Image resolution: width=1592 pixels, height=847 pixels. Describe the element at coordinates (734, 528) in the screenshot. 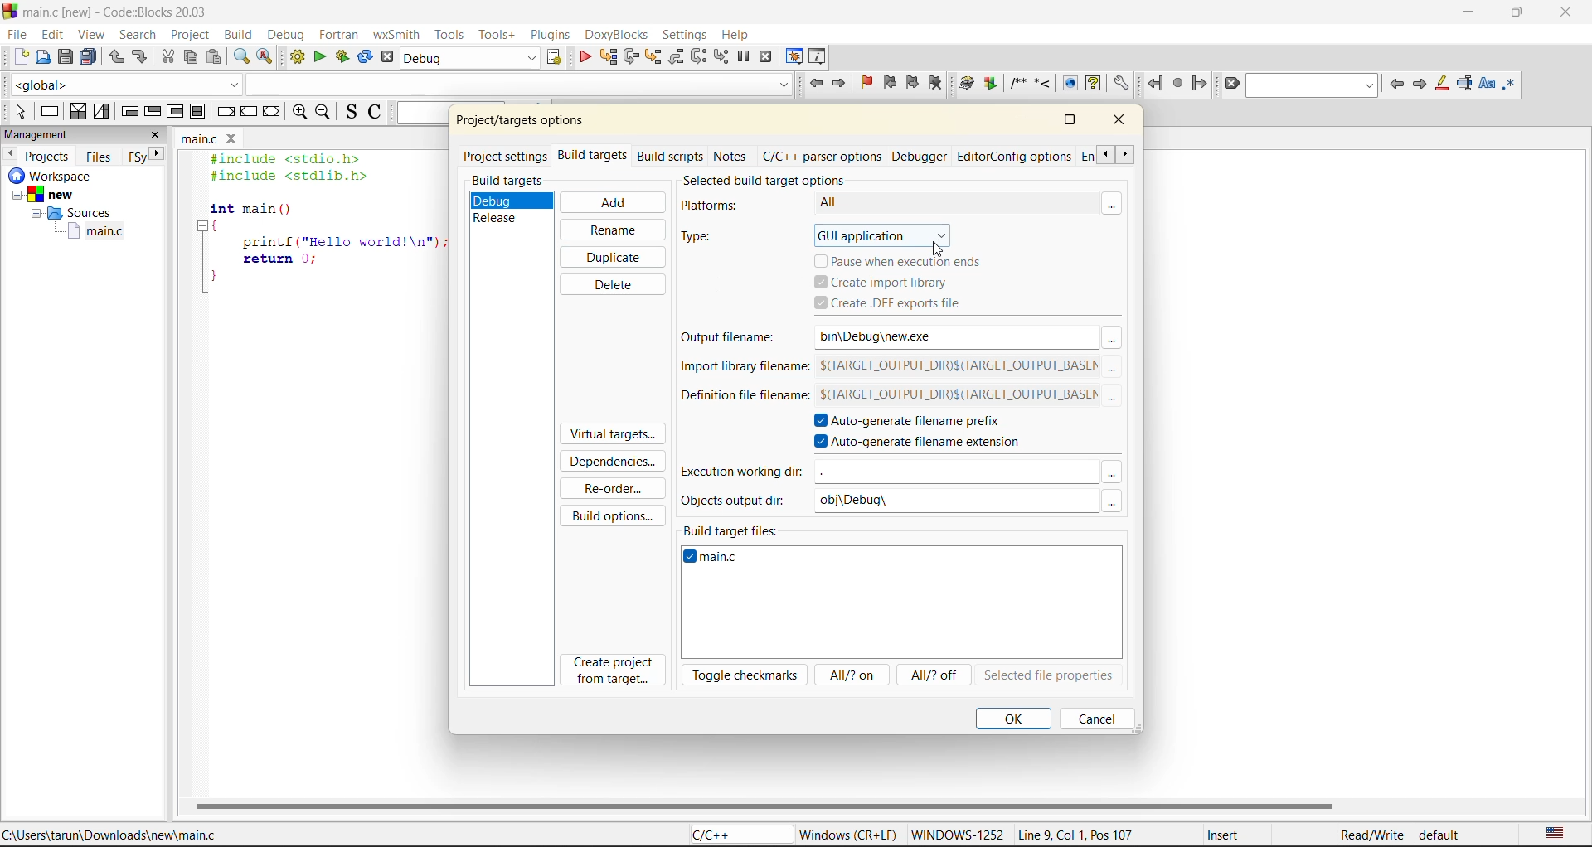

I see `build target files` at that location.